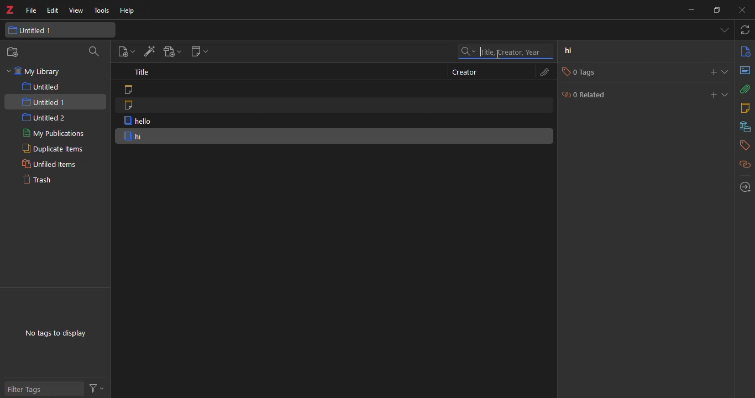 The height and width of the screenshot is (398, 755). Describe the element at coordinates (742, 128) in the screenshot. I see `library` at that location.